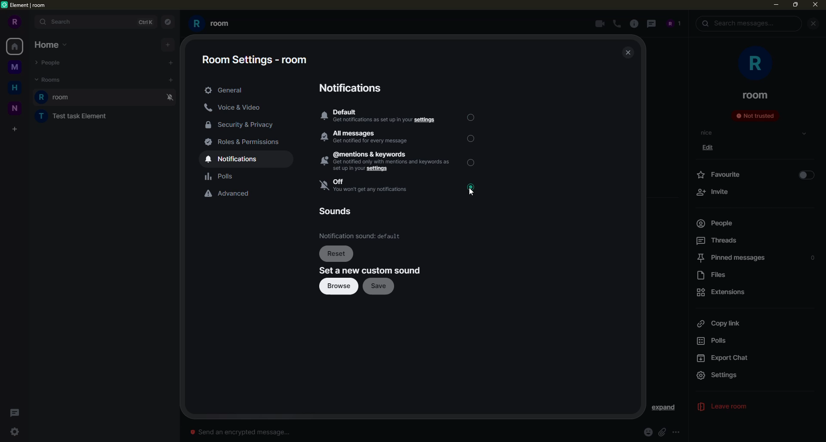 Image resolution: width=826 pixels, height=442 pixels. Describe the element at coordinates (717, 342) in the screenshot. I see `polls` at that location.